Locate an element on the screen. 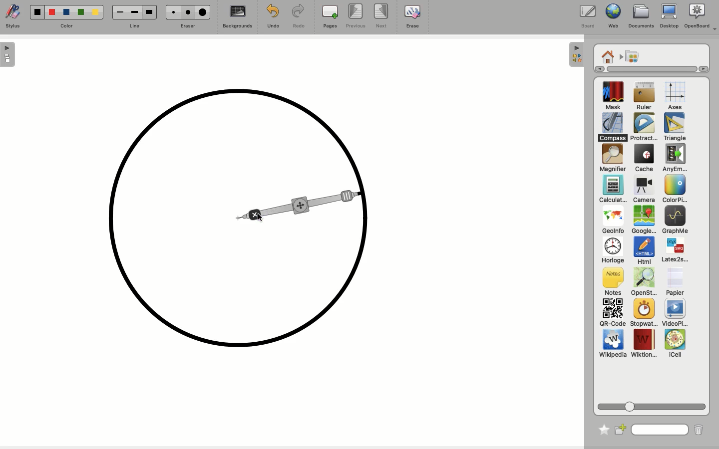 The width and height of the screenshot is (719, 449). Triangle is located at coordinates (674, 127).